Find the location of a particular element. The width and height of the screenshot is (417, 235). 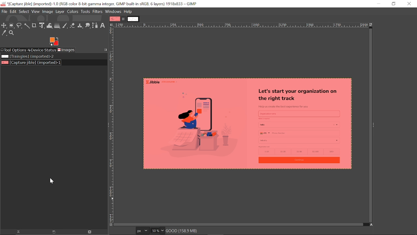

Toggle quick mask on/off is located at coordinates (110, 225).